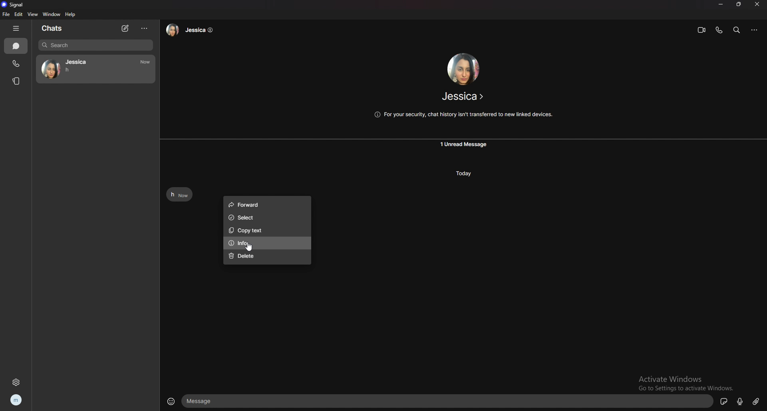 This screenshot has width=767, height=411. What do you see at coordinates (702, 30) in the screenshot?
I see `video call` at bounding box center [702, 30].